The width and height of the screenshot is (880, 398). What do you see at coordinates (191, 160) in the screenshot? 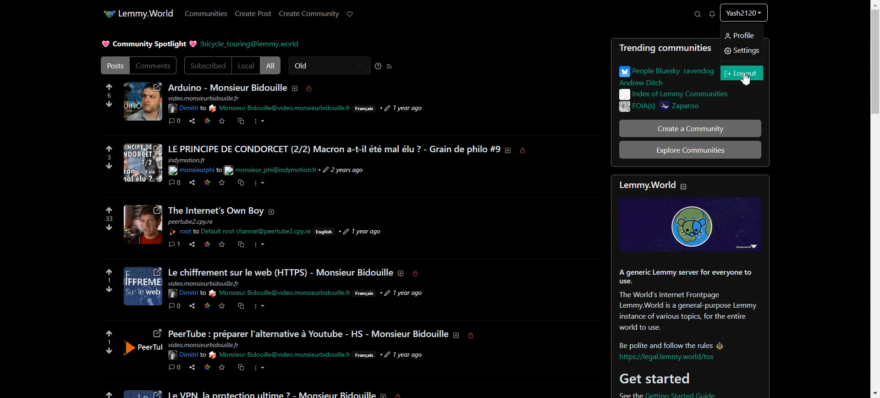
I see `text` at bounding box center [191, 160].